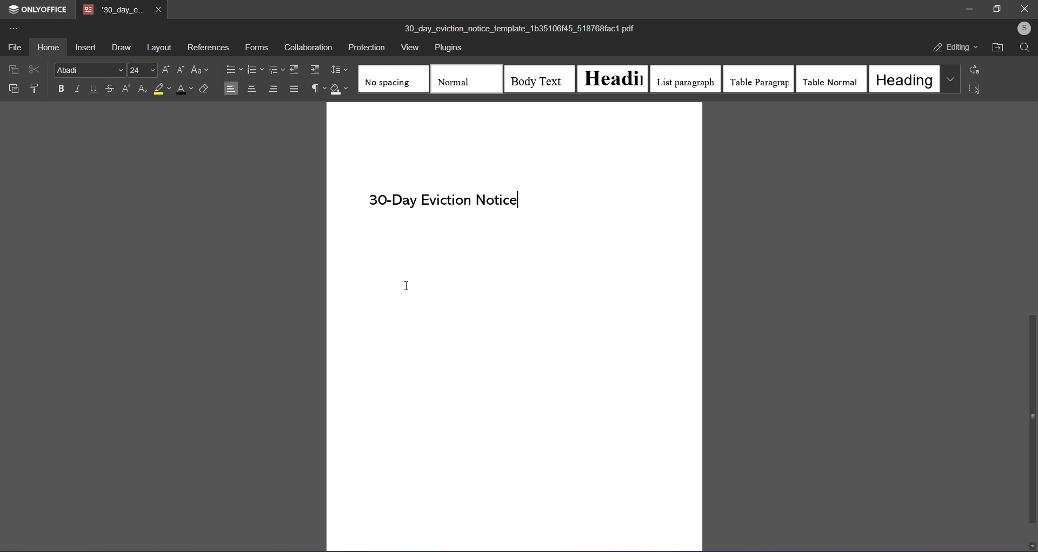 The height and width of the screenshot is (552, 1038). Describe the element at coordinates (142, 70) in the screenshot. I see `font size` at that location.